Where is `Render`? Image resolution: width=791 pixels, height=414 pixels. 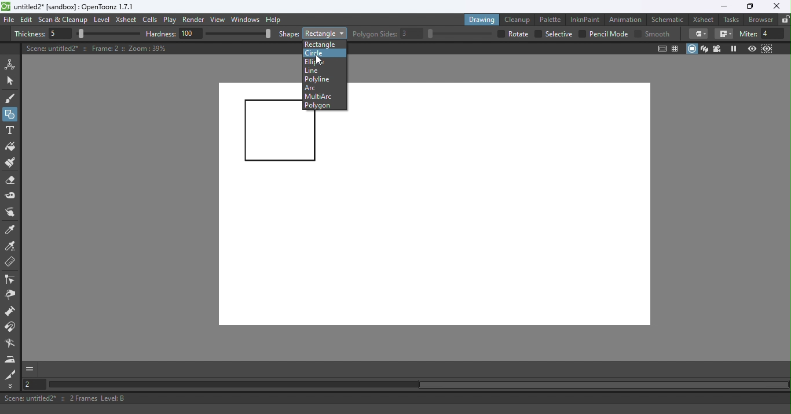
Render is located at coordinates (195, 20).